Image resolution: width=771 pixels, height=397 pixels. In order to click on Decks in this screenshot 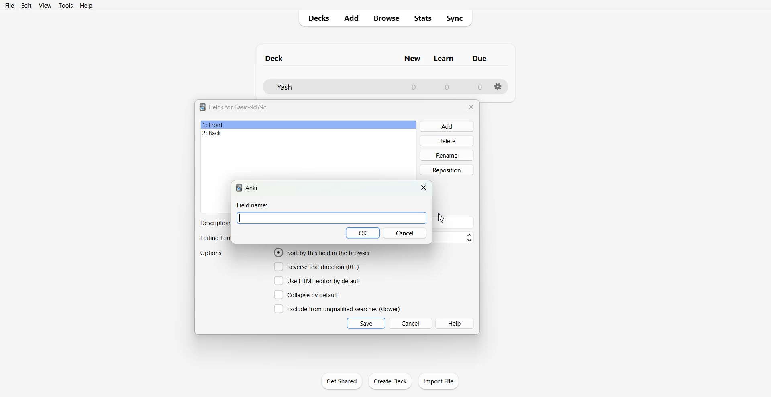, I will do `click(316, 18)`.